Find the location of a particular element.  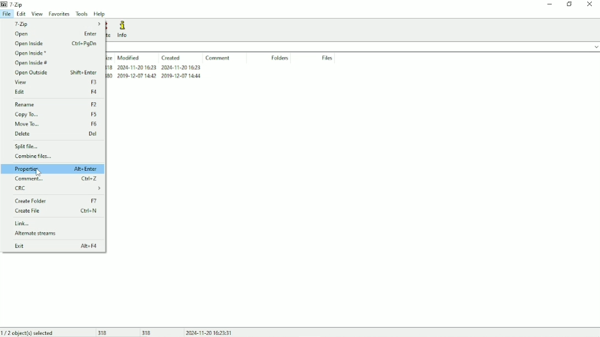

318 is located at coordinates (103, 332).